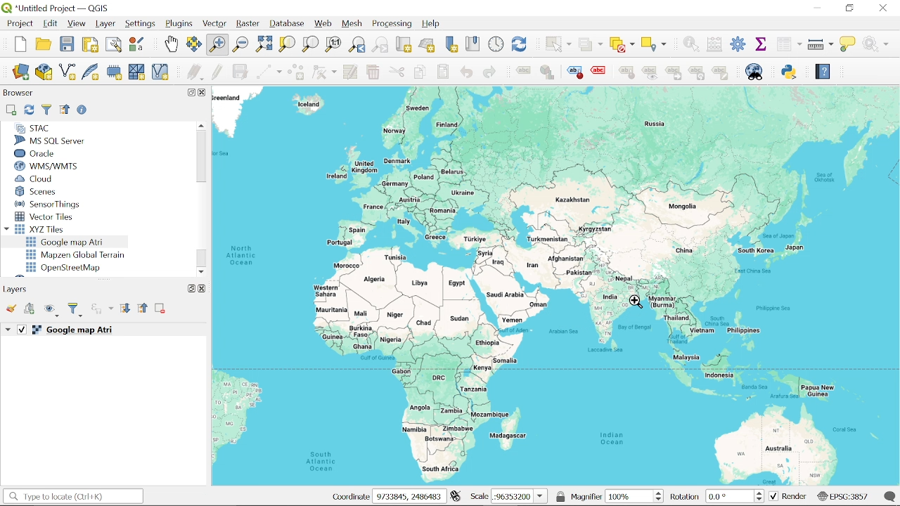 The width and height of the screenshot is (900, 506). Describe the element at coordinates (673, 75) in the screenshot. I see `Move a label, diagrams or callout` at that location.